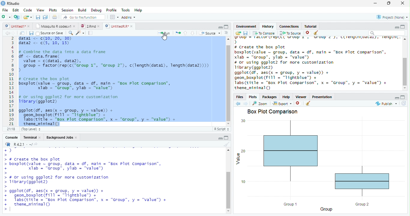 The height and width of the screenshot is (216, 410). I want to click on cursor, so click(165, 37).